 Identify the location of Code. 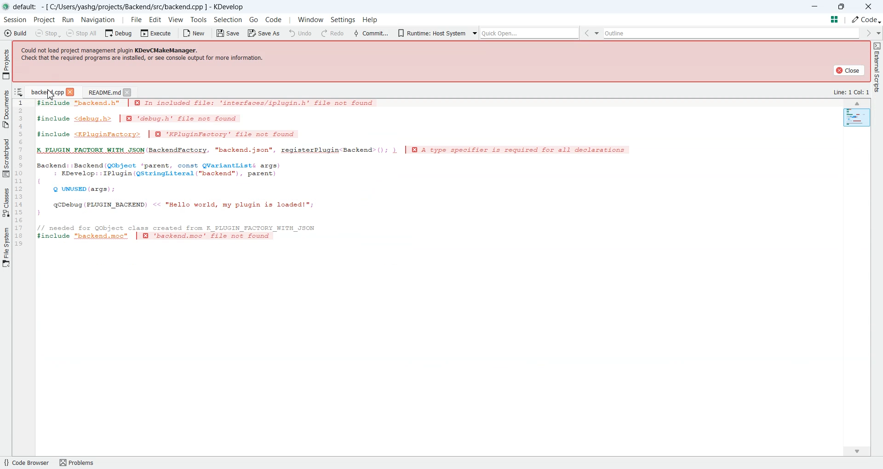
(860, 19).